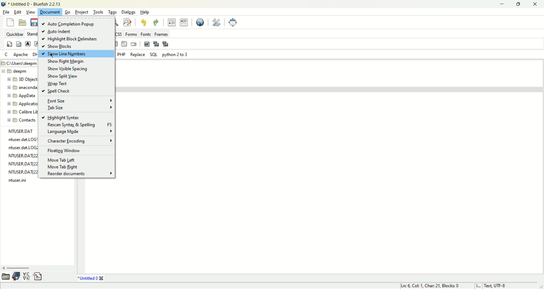 The height and width of the screenshot is (289, 544). Describe the element at coordinates (135, 44) in the screenshot. I see `email` at that location.